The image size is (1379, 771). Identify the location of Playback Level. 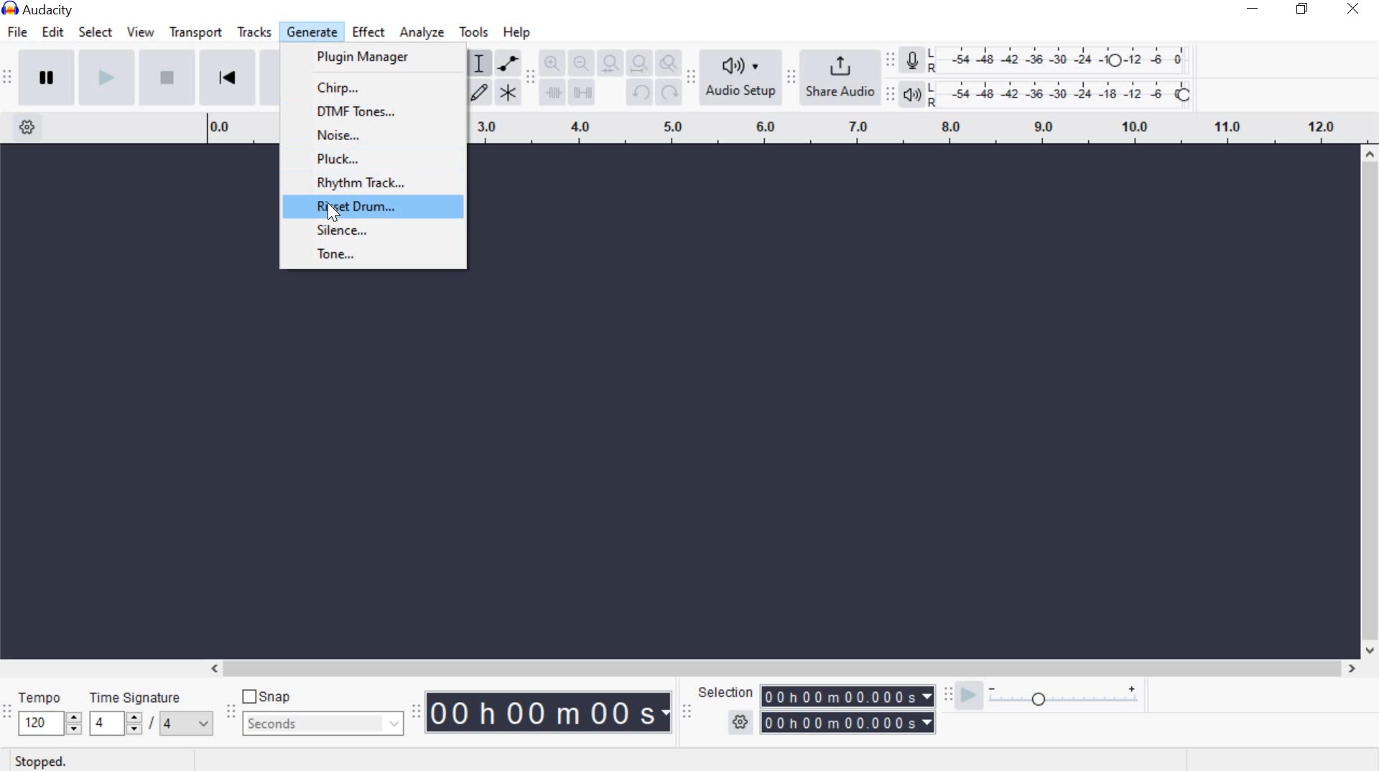
(1046, 93).